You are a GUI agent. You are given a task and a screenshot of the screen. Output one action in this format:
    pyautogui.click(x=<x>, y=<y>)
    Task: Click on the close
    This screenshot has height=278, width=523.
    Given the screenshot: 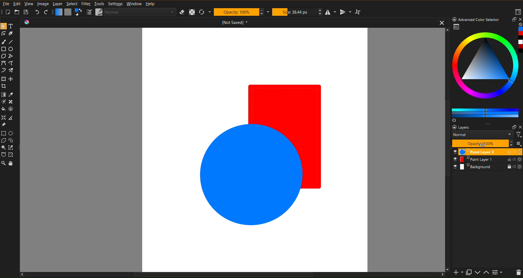 What is the action you would take?
    pyautogui.click(x=520, y=20)
    